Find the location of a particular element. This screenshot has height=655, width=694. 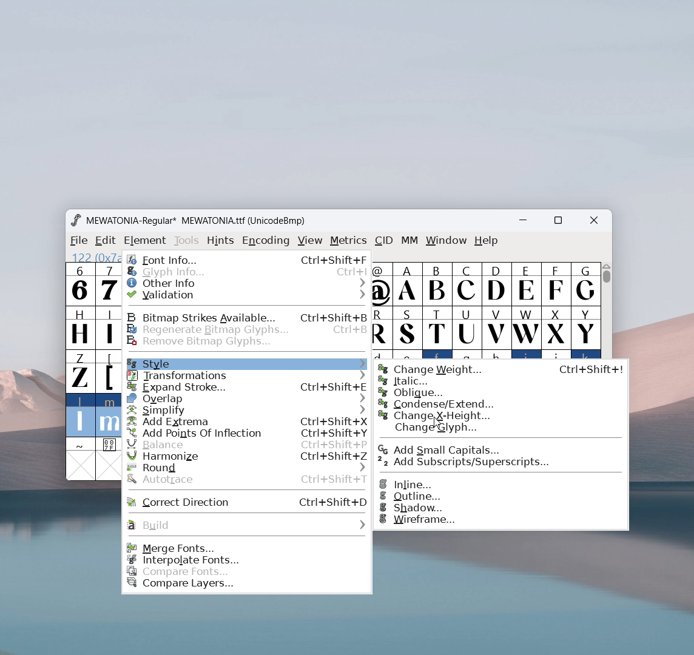

minimize is located at coordinates (527, 222).